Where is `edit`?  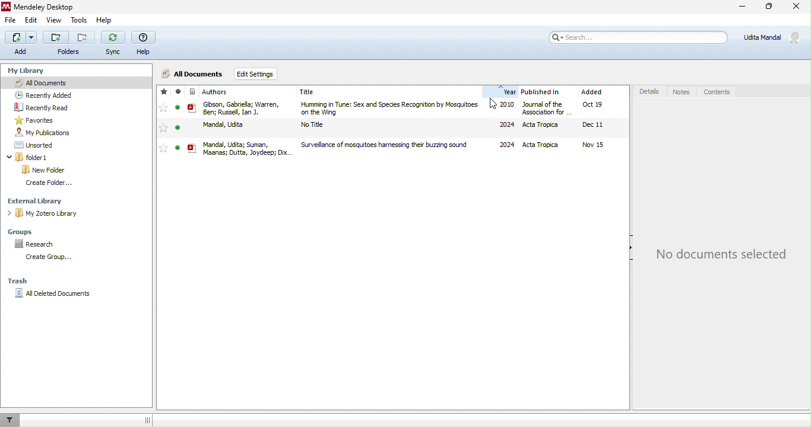 edit is located at coordinates (30, 21).